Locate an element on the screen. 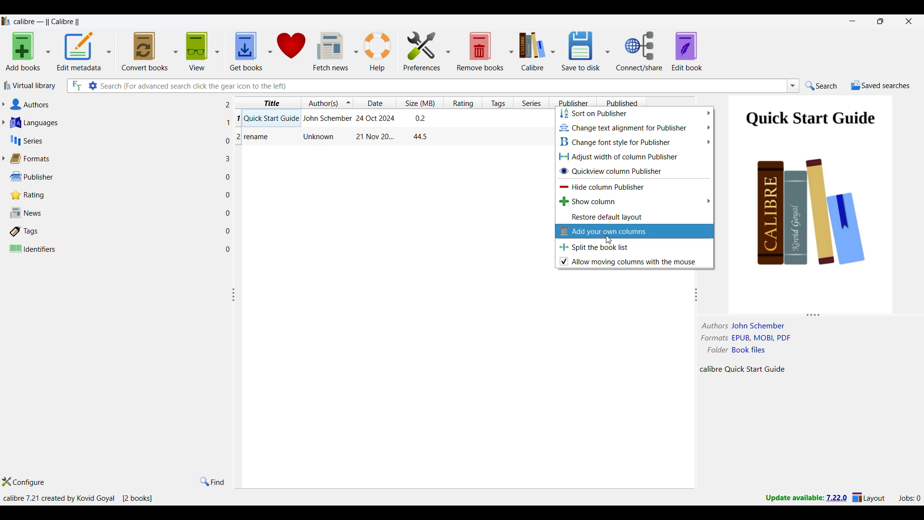 The height and width of the screenshot is (520, 924). 0 is located at coordinates (229, 178).